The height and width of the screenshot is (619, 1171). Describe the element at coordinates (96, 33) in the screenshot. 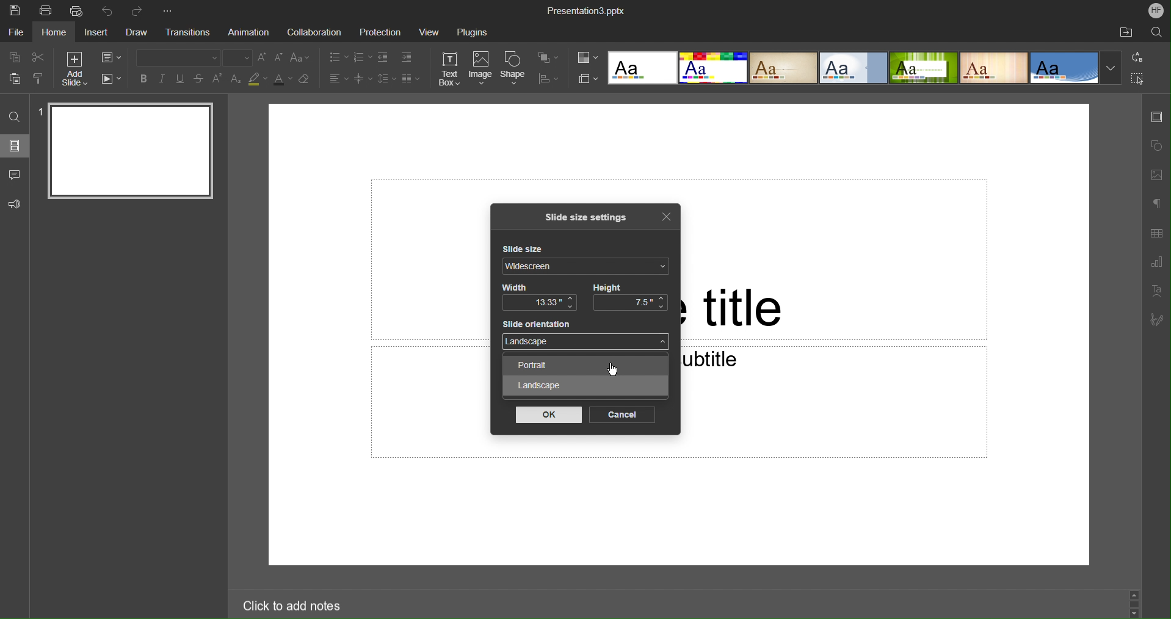

I see `Insert` at that location.